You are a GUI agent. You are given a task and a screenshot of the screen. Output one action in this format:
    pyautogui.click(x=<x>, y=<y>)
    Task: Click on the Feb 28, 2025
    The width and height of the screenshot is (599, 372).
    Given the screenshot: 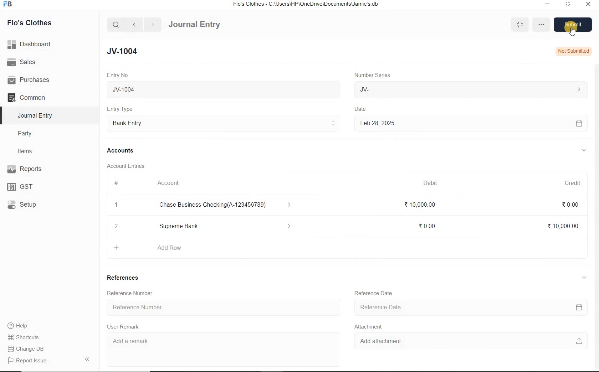 What is the action you would take?
    pyautogui.click(x=470, y=123)
    